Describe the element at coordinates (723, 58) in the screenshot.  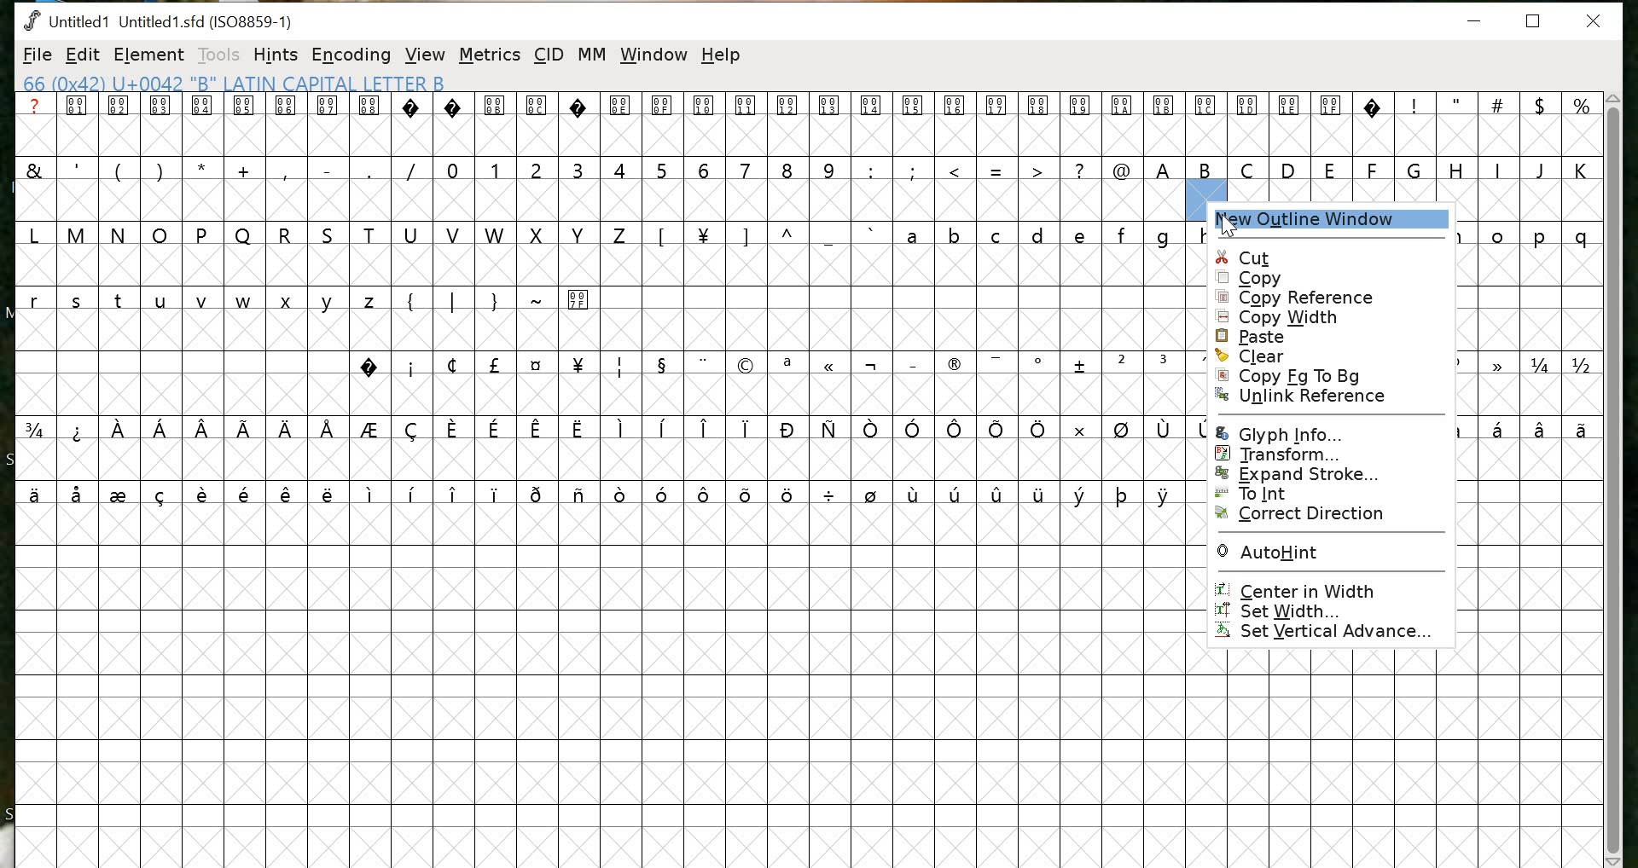
I see `help` at that location.